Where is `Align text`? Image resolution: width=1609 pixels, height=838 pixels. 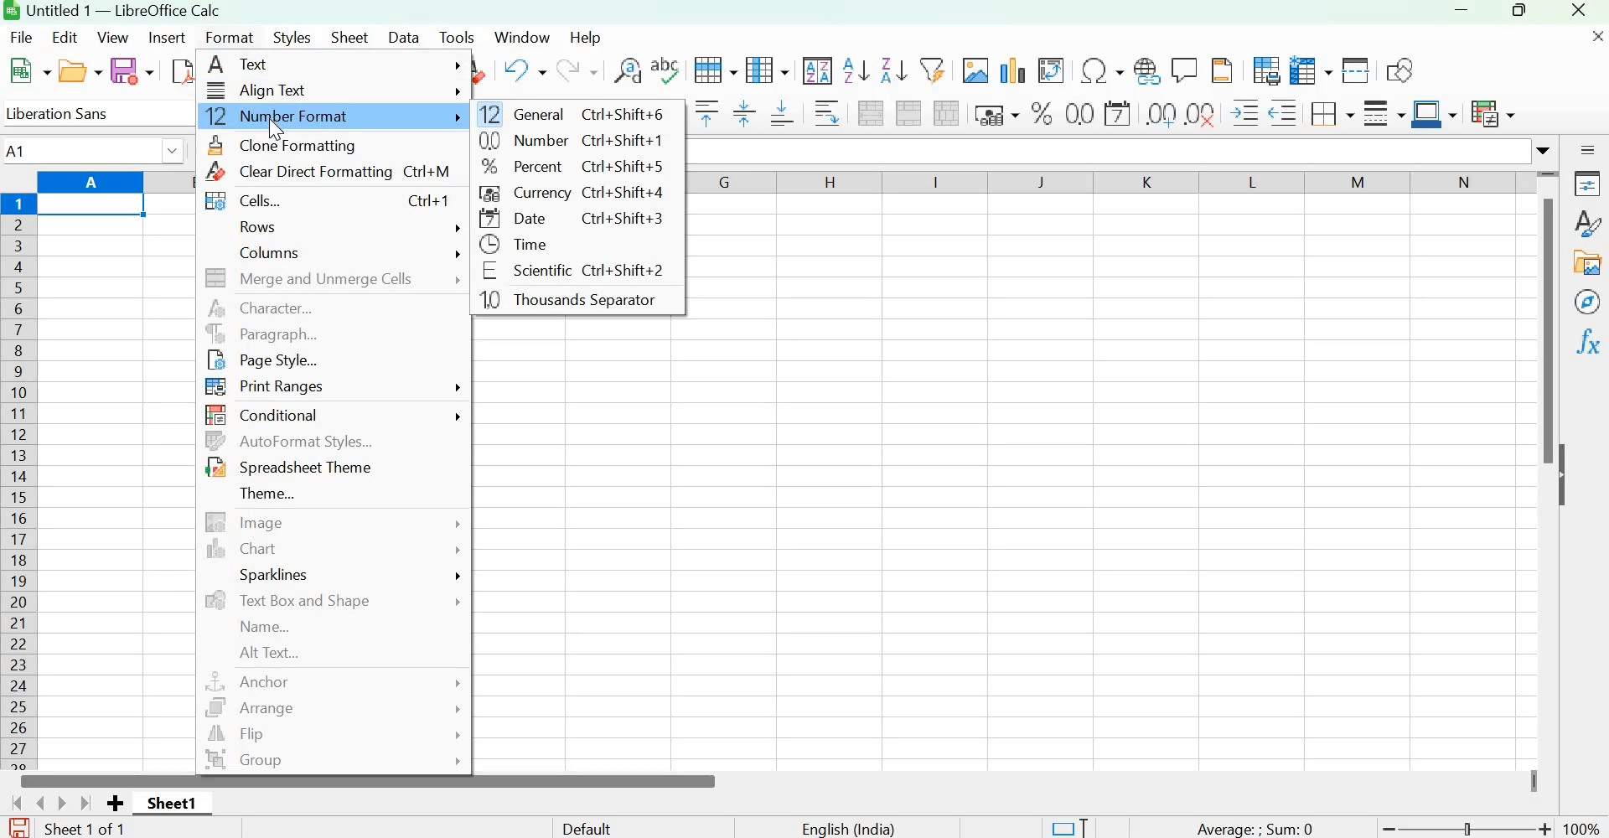
Align text is located at coordinates (256, 90).